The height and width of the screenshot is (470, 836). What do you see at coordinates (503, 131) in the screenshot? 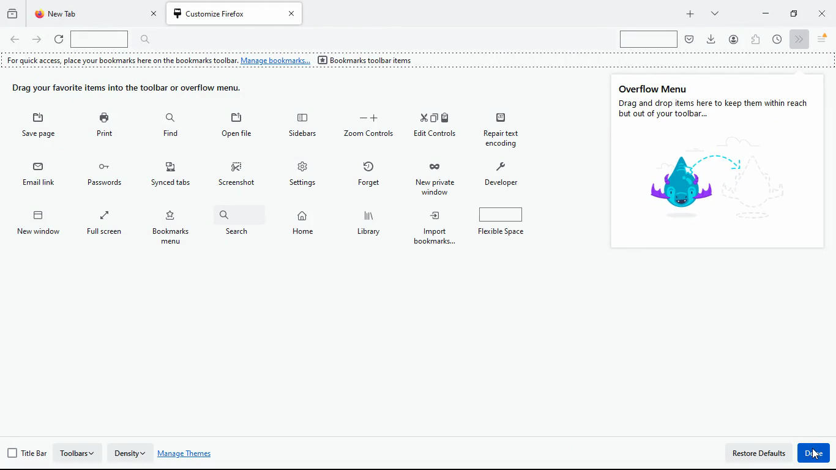
I see `edit controls` at bounding box center [503, 131].